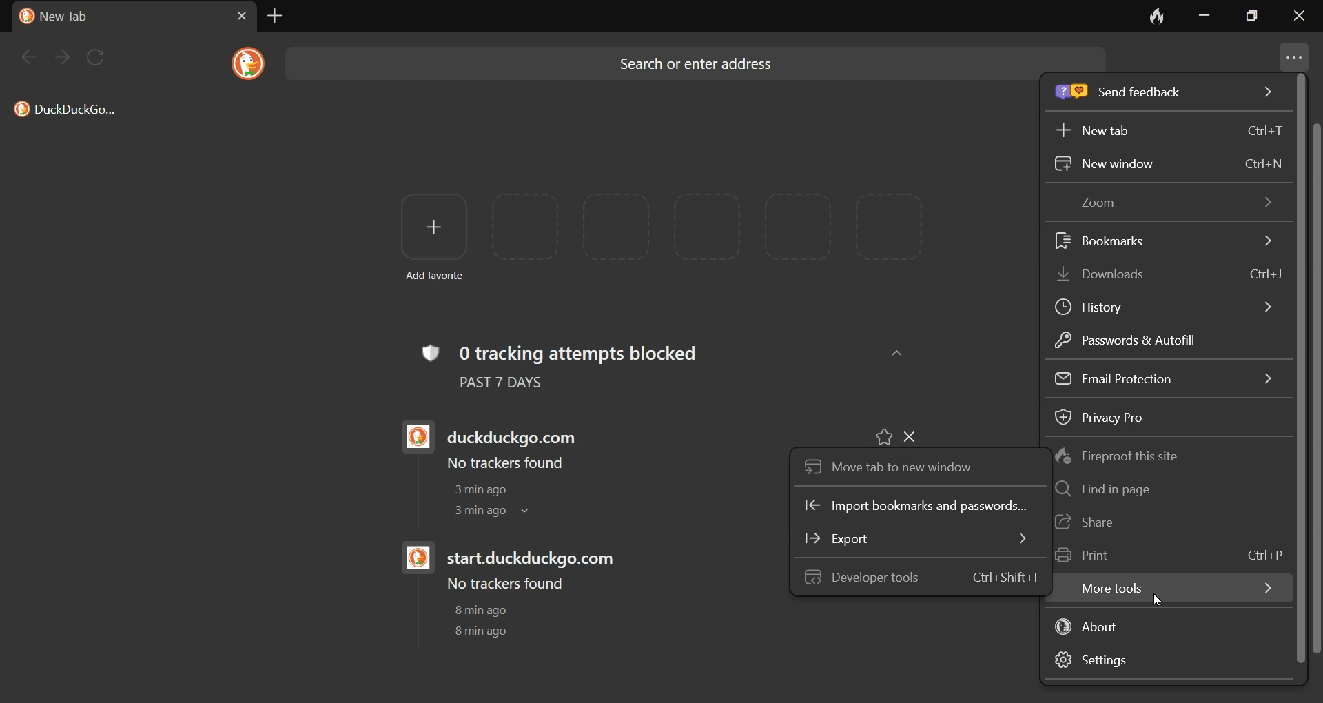 The height and width of the screenshot is (703, 1323). Describe the element at coordinates (1100, 624) in the screenshot. I see `about` at that location.